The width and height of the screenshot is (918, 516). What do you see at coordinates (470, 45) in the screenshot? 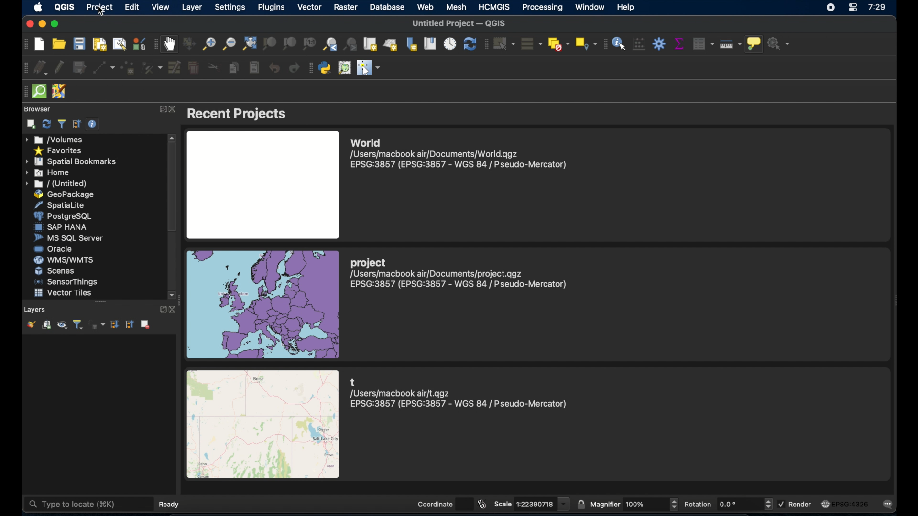
I see `refresh` at bounding box center [470, 45].